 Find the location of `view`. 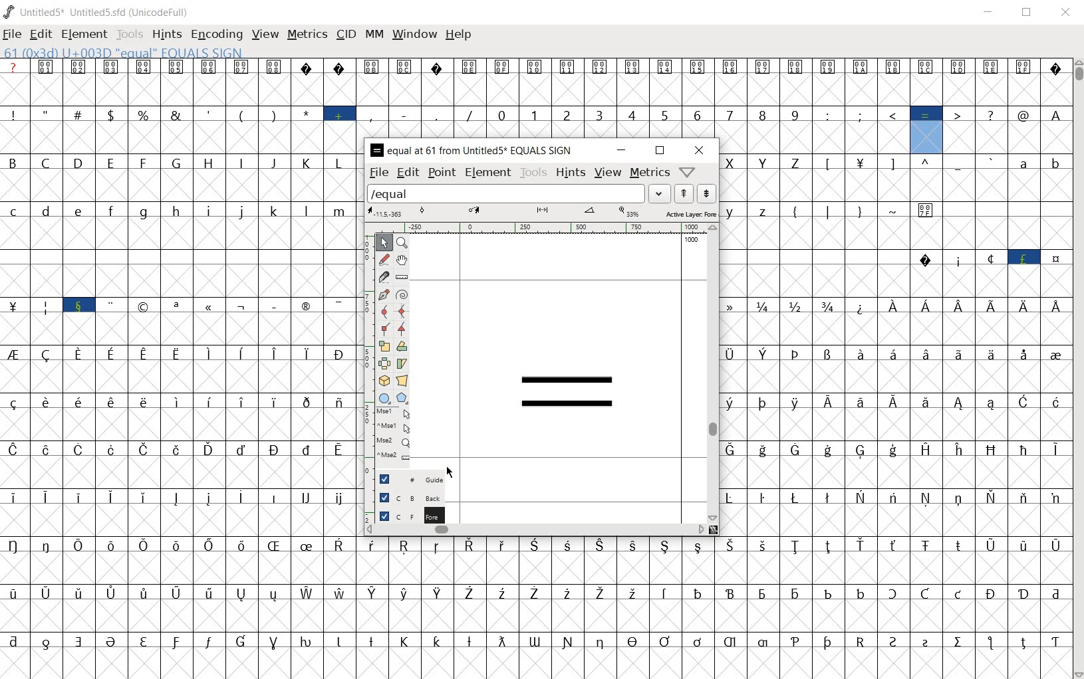

view is located at coordinates (607, 173).